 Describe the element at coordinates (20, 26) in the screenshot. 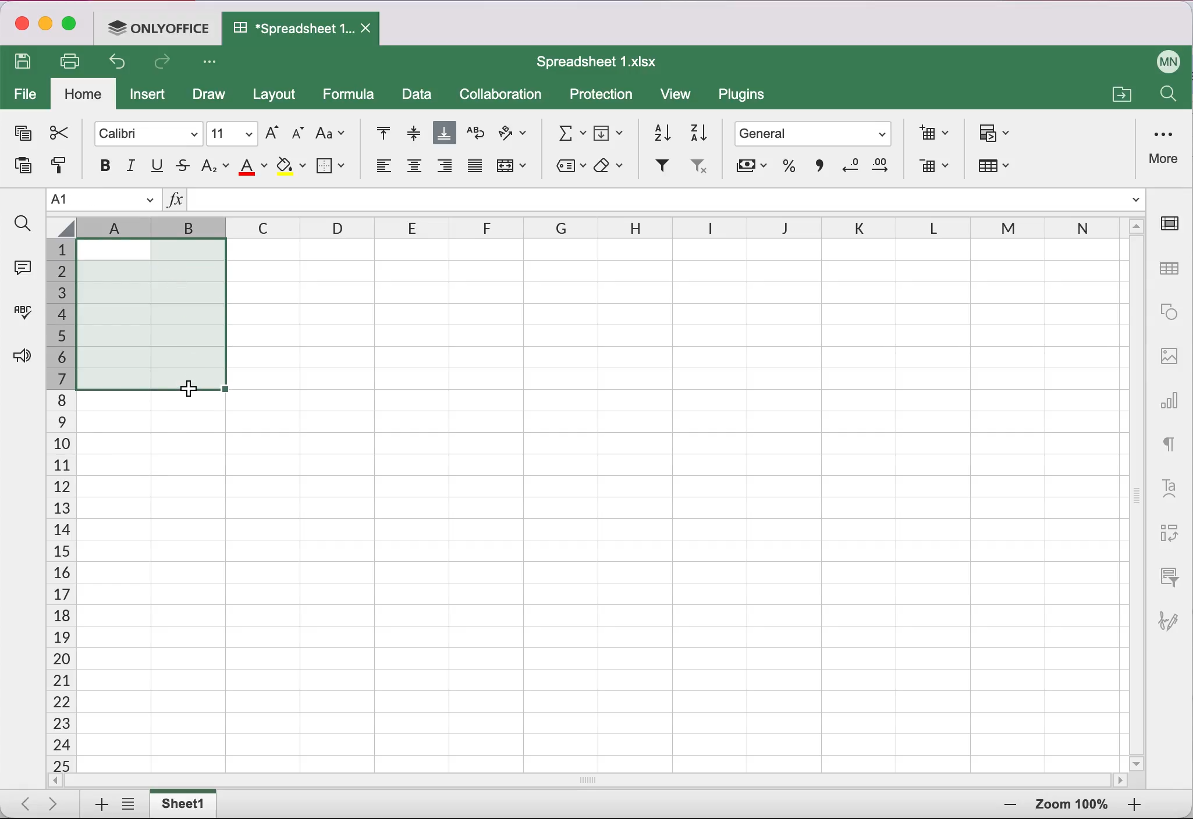

I see `close` at that location.